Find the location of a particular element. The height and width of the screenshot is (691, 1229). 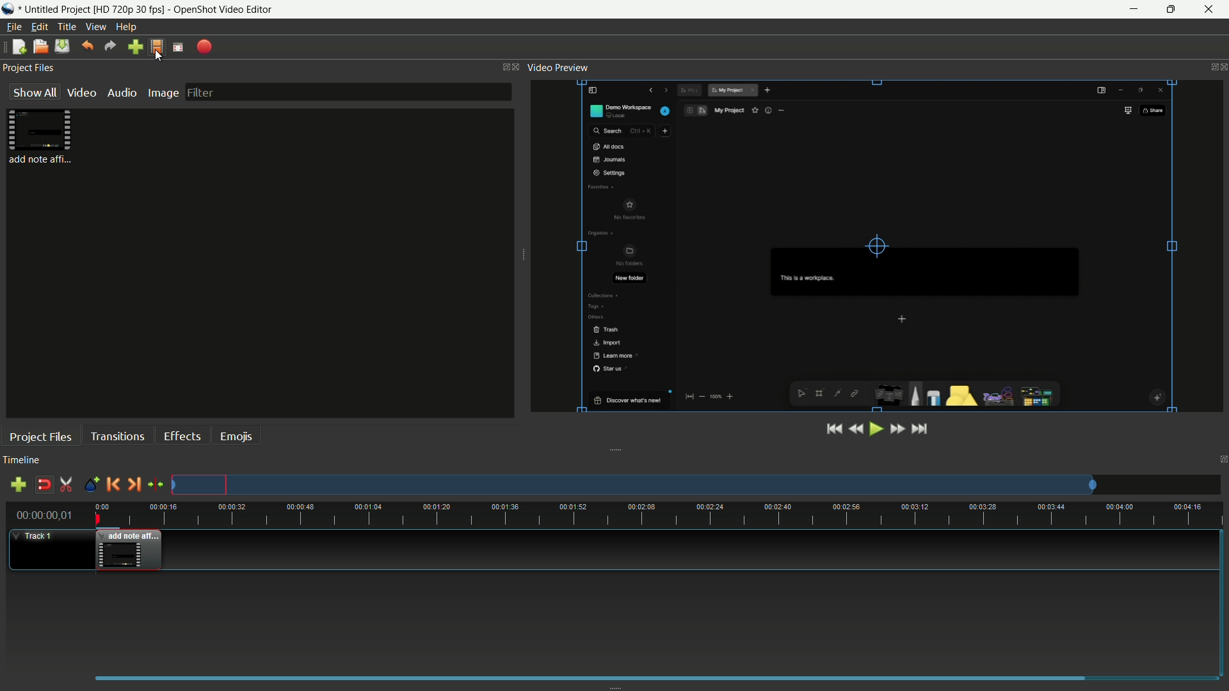

app name is located at coordinates (223, 10).